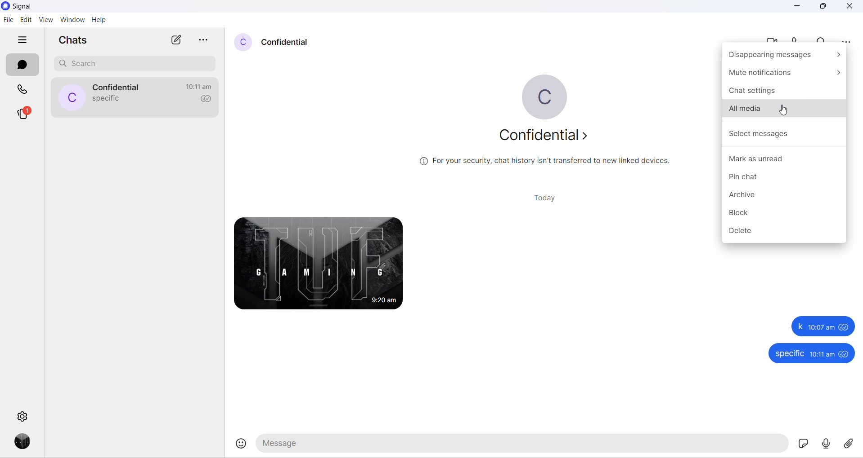 The height and width of the screenshot is (458, 863). I want to click on select messages, so click(783, 135).